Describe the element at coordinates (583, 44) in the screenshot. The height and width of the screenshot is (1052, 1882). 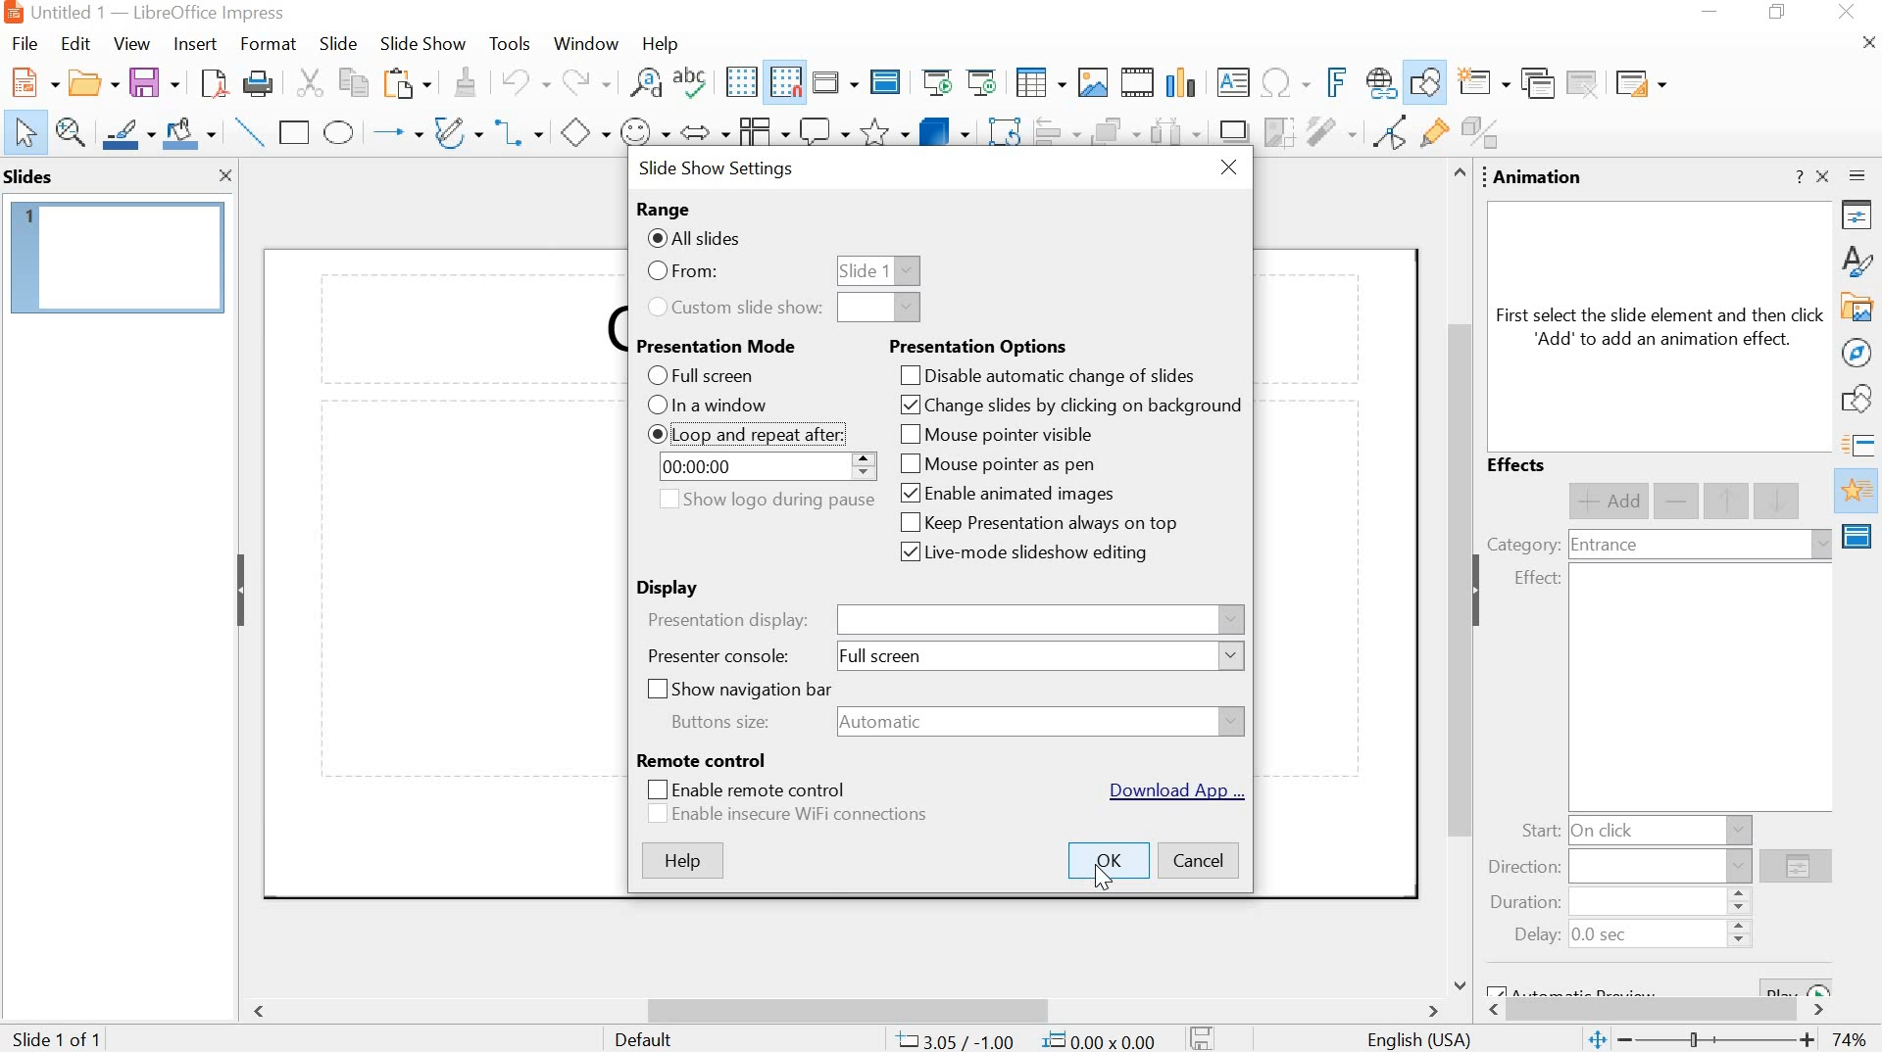
I see `window menu` at that location.